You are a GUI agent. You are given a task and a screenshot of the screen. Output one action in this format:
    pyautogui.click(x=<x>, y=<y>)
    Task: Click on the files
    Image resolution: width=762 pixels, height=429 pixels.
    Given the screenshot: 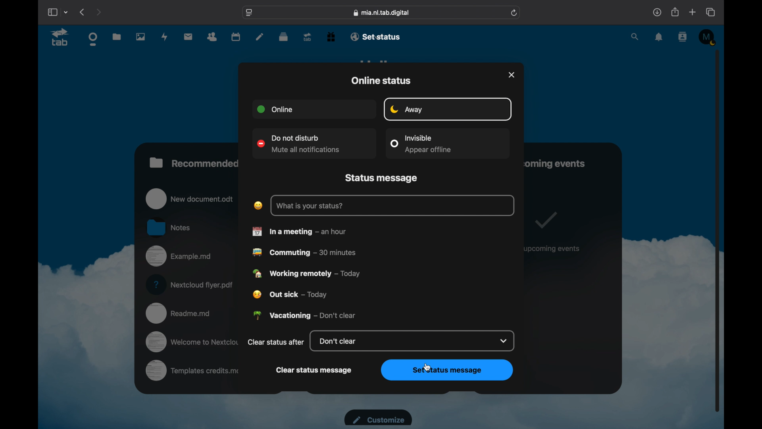 What is the action you would take?
    pyautogui.click(x=117, y=37)
    